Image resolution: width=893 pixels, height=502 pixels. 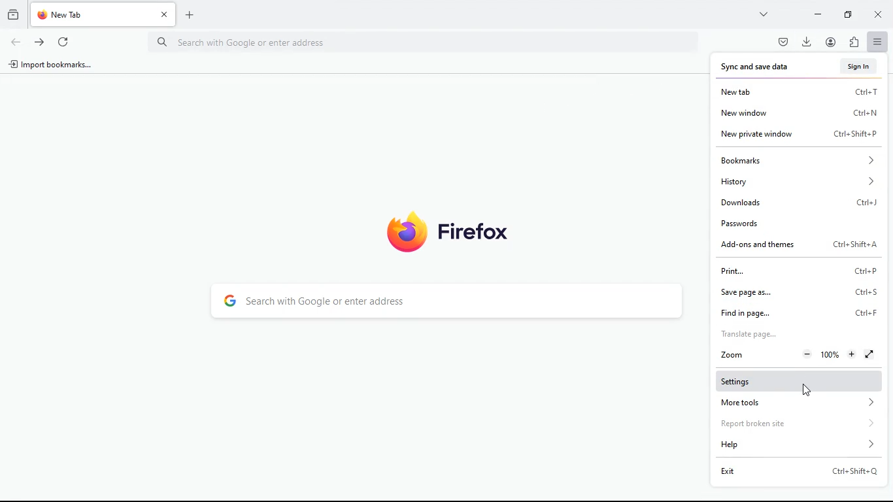 What do you see at coordinates (766, 14) in the screenshot?
I see `more` at bounding box center [766, 14].